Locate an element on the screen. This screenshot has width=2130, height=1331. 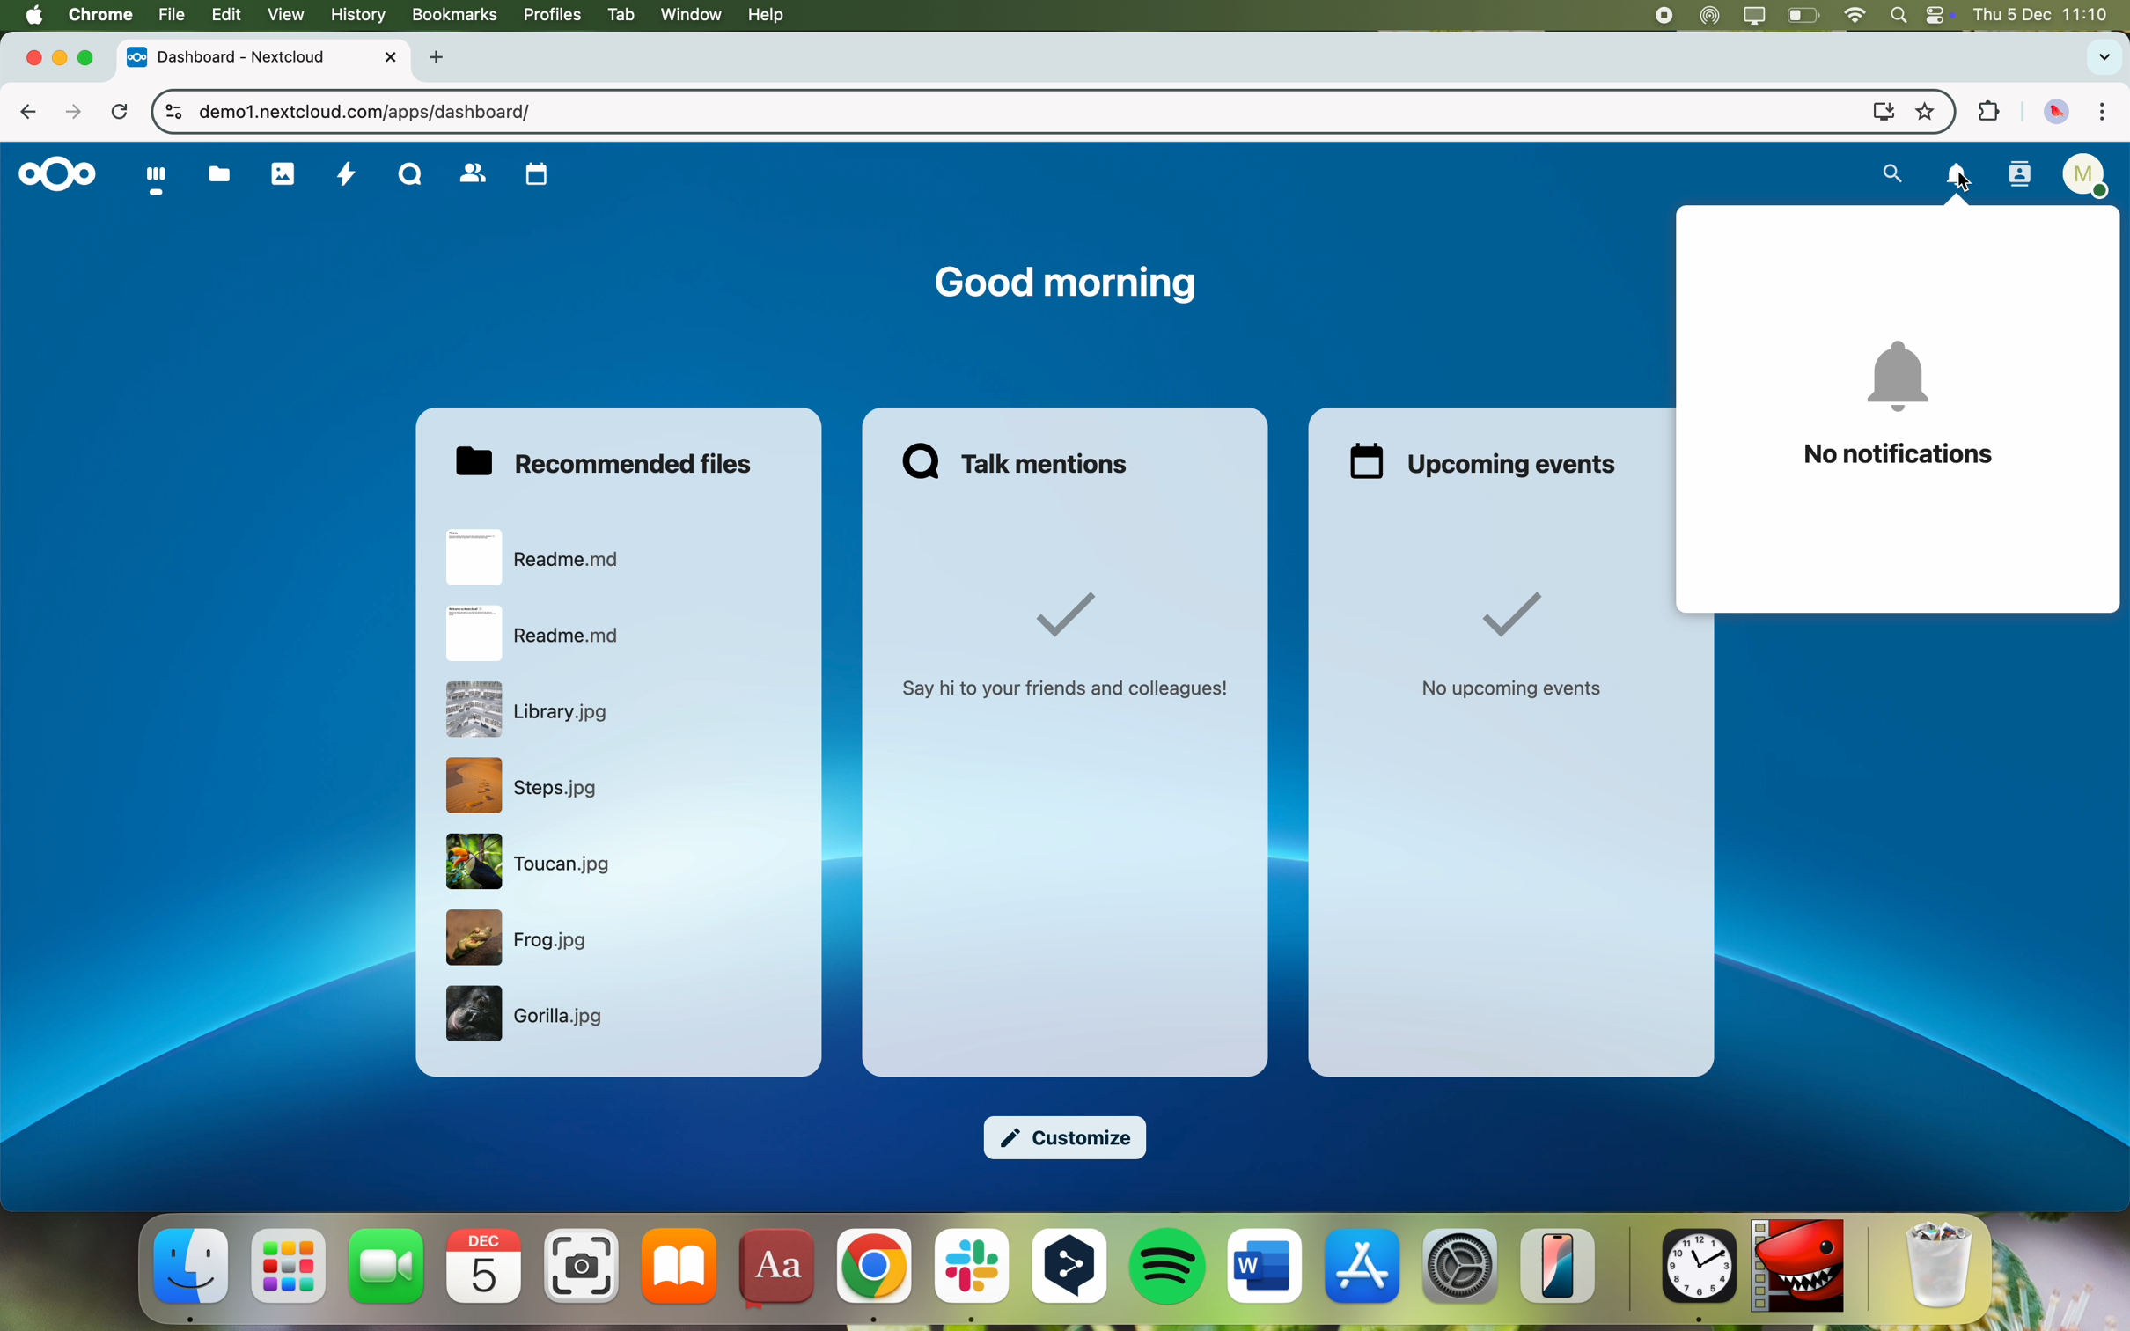
customize and control Google Chrome is located at coordinates (2102, 114).